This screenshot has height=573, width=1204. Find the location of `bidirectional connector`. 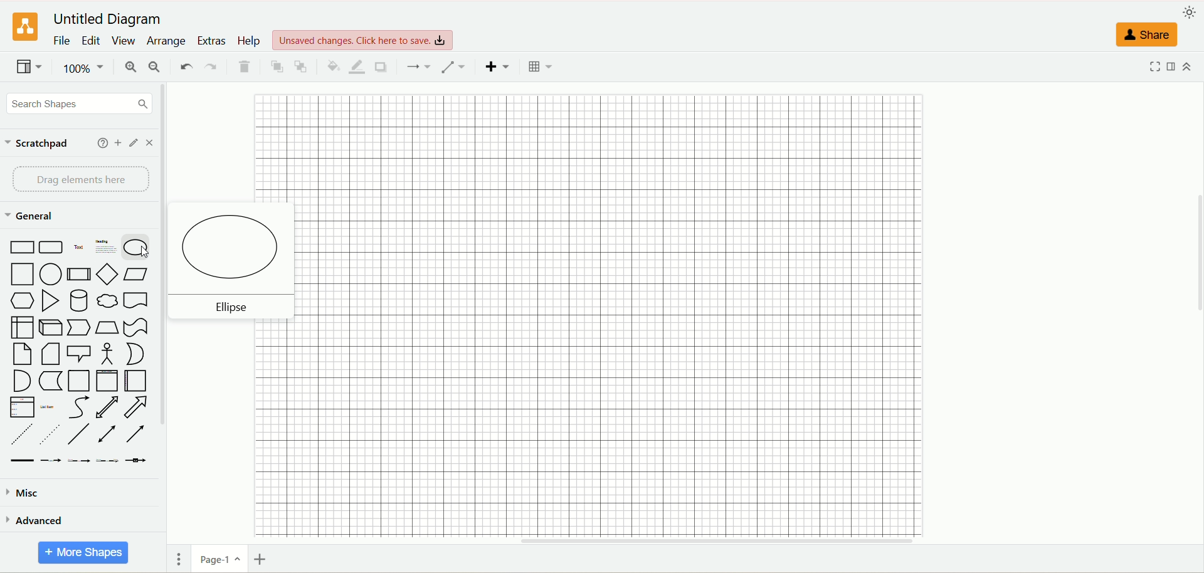

bidirectional connector is located at coordinates (107, 434).